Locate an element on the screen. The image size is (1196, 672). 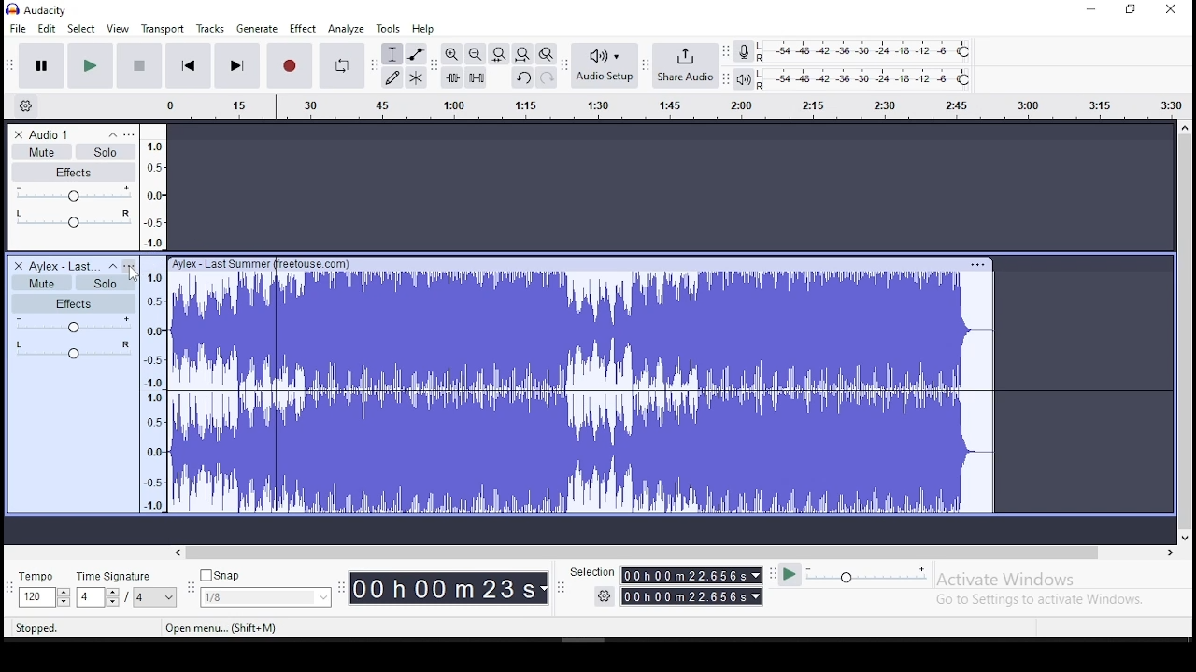
fit selection to width is located at coordinates (498, 54).